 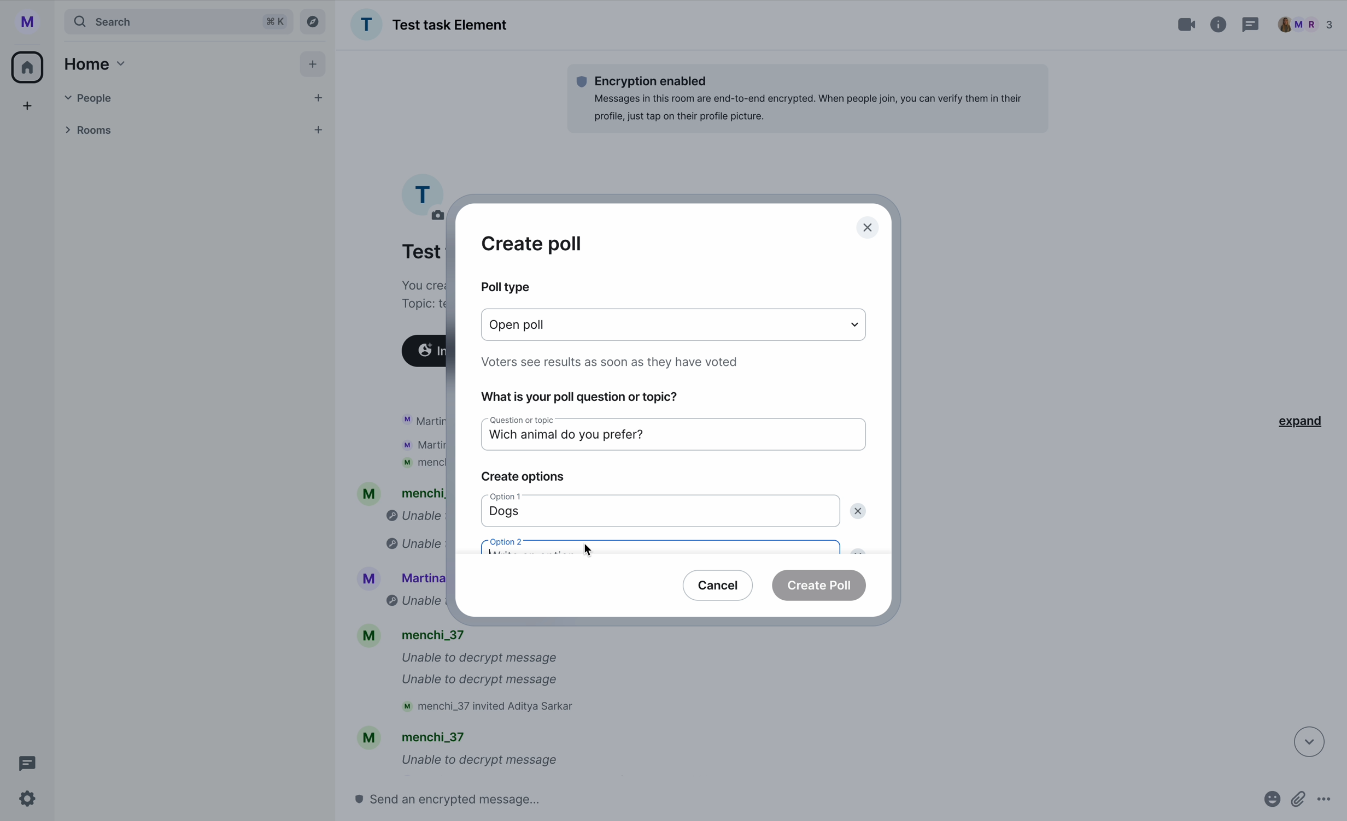 What do you see at coordinates (28, 800) in the screenshot?
I see `settings` at bounding box center [28, 800].